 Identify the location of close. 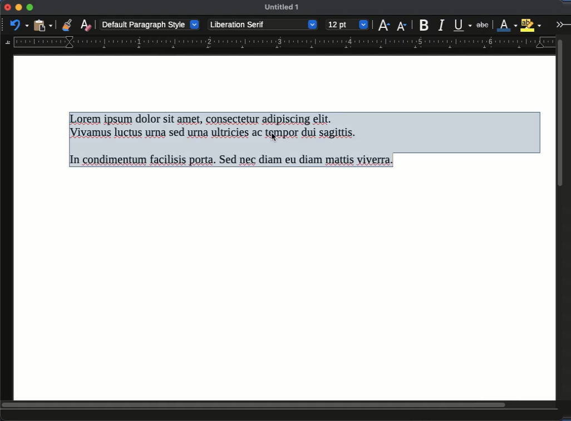
(7, 8).